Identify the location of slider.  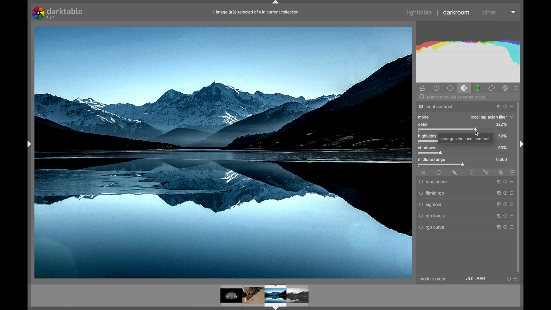
(427, 142).